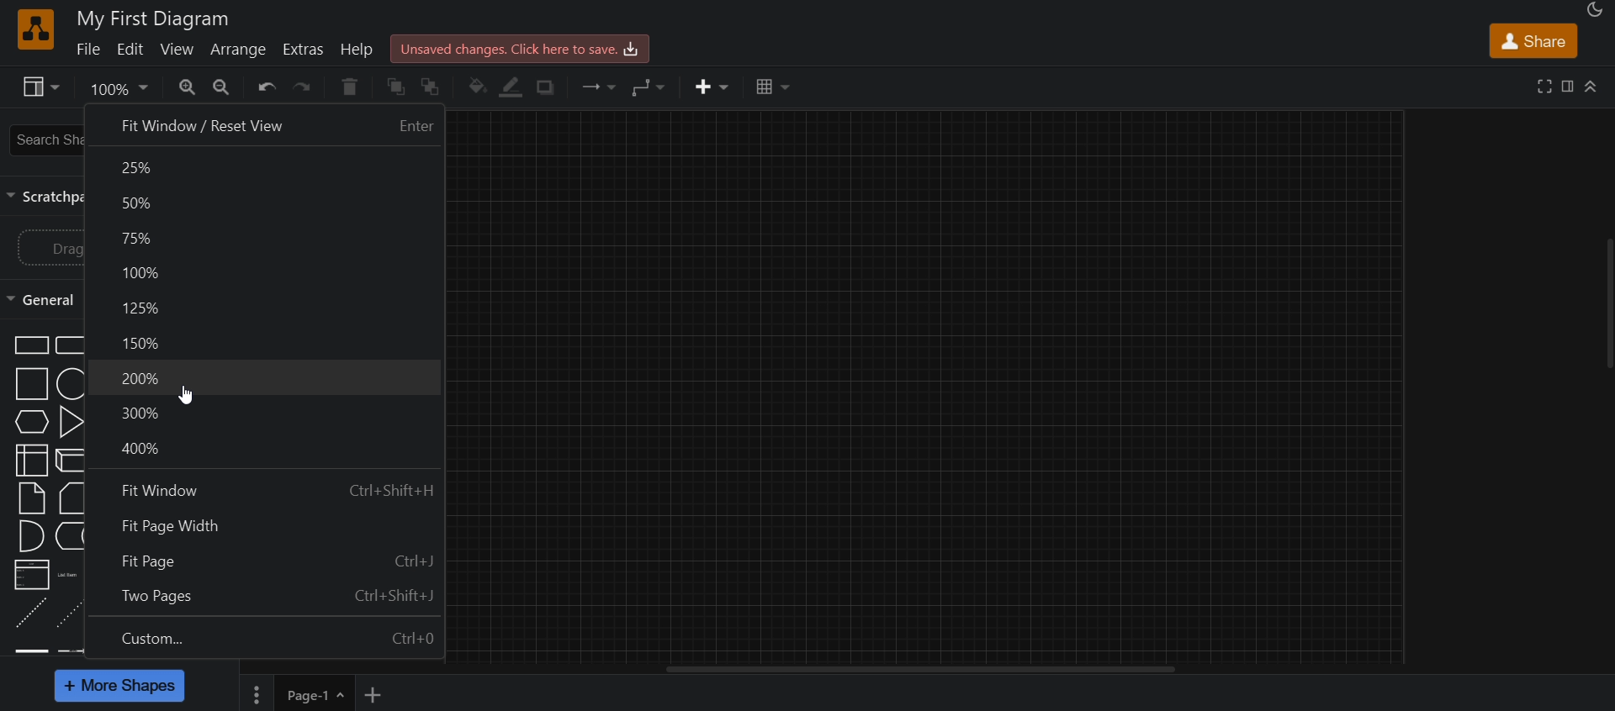 The width and height of the screenshot is (1615, 711). I want to click on scroll, so click(1604, 292).